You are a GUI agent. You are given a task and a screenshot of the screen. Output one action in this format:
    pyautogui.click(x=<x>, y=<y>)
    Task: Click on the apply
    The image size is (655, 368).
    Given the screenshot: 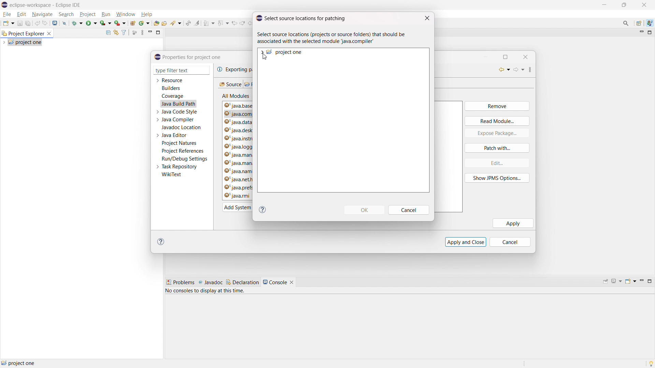 What is the action you would take?
    pyautogui.click(x=513, y=223)
    